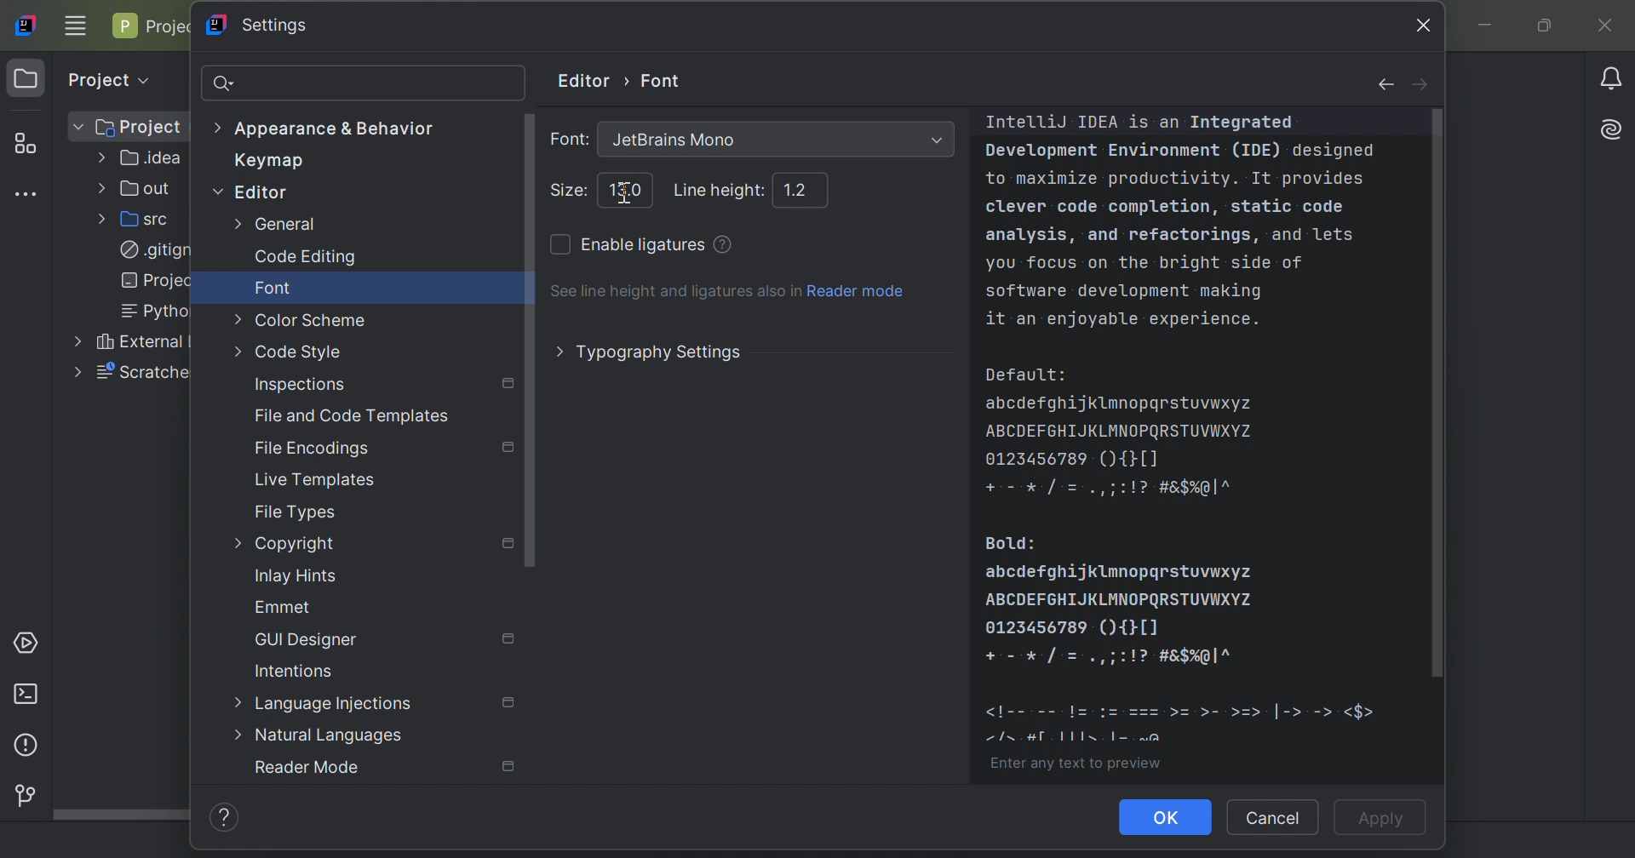 The width and height of the screenshot is (1635, 858). What do you see at coordinates (274, 286) in the screenshot?
I see `Font` at bounding box center [274, 286].